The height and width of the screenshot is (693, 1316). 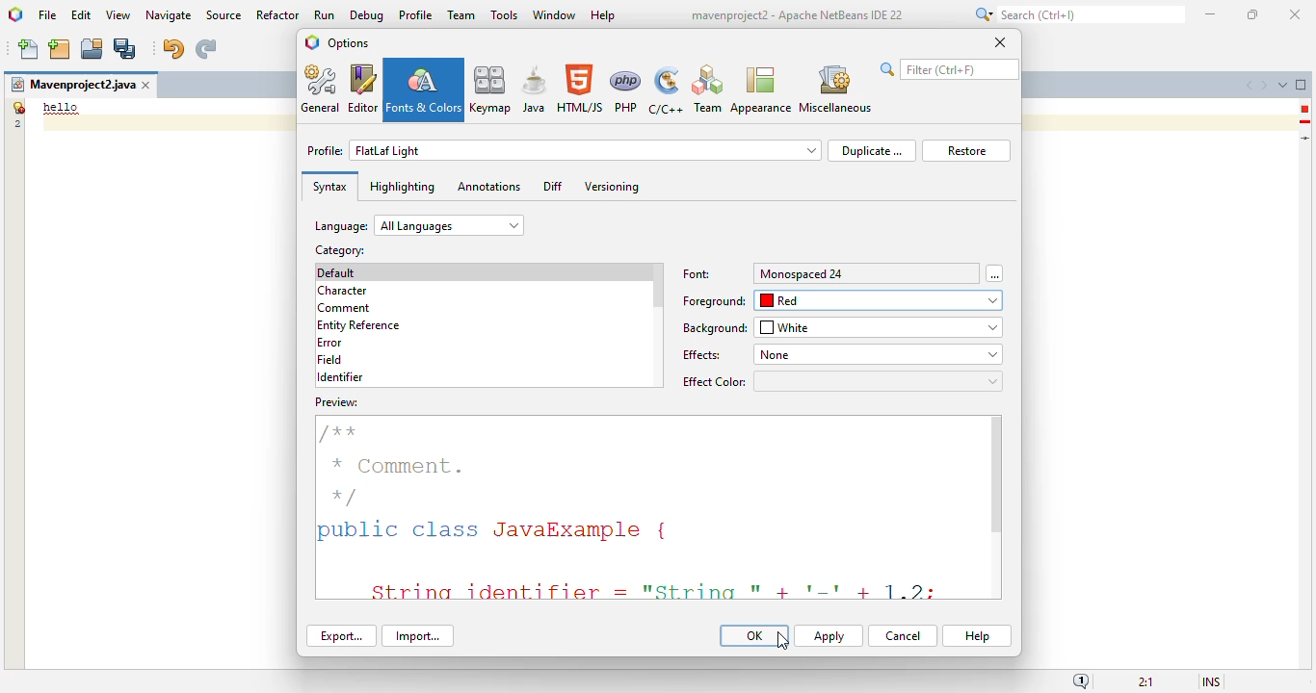 What do you see at coordinates (16, 14) in the screenshot?
I see `logo` at bounding box center [16, 14].